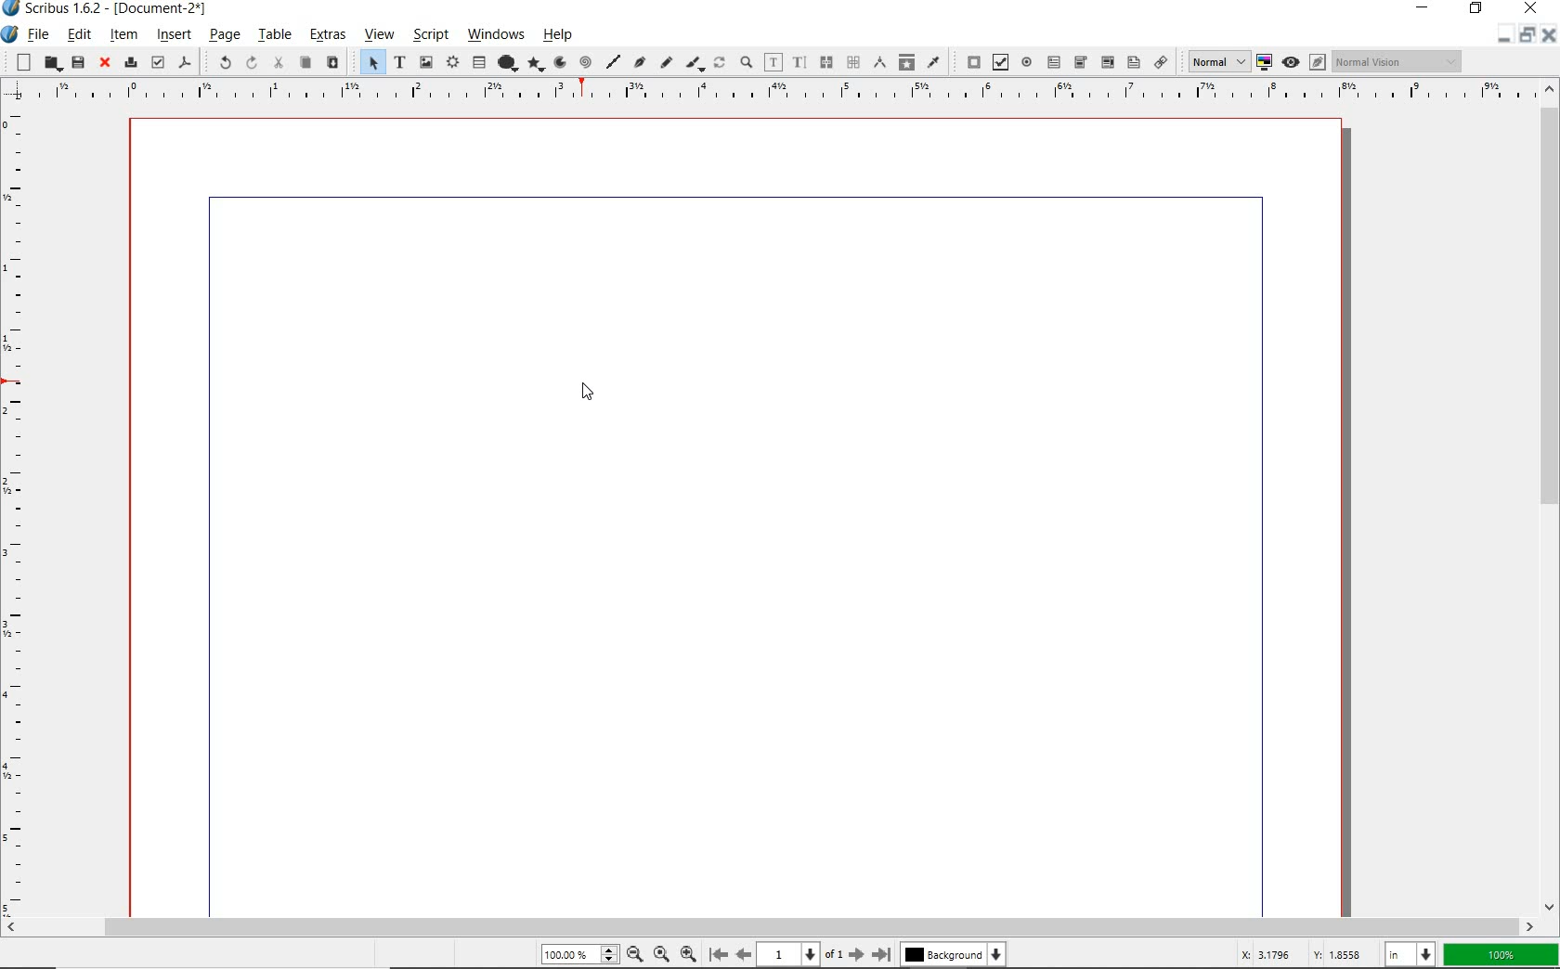  Describe the element at coordinates (955, 954) in the screenshot. I see `Background` at that location.